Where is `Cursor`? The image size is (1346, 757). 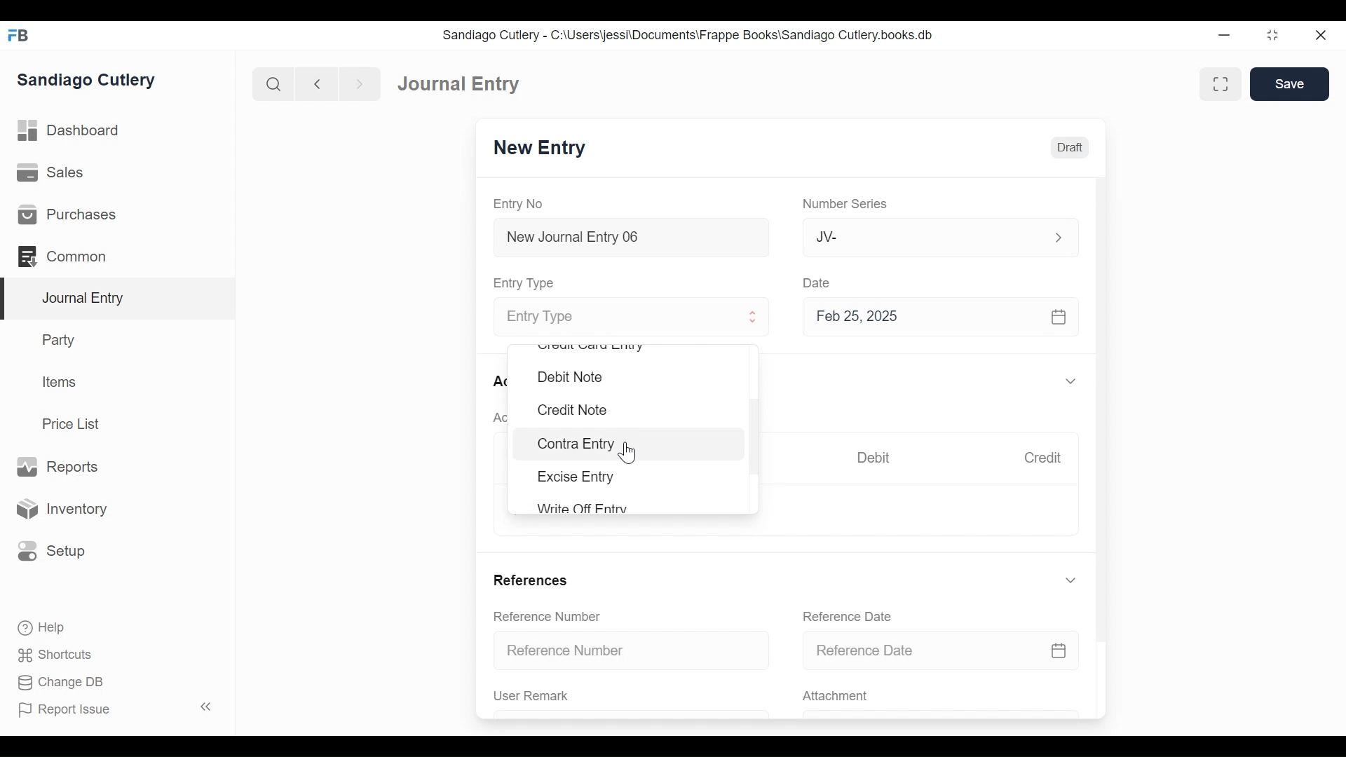 Cursor is located at coordinates (629, 453).